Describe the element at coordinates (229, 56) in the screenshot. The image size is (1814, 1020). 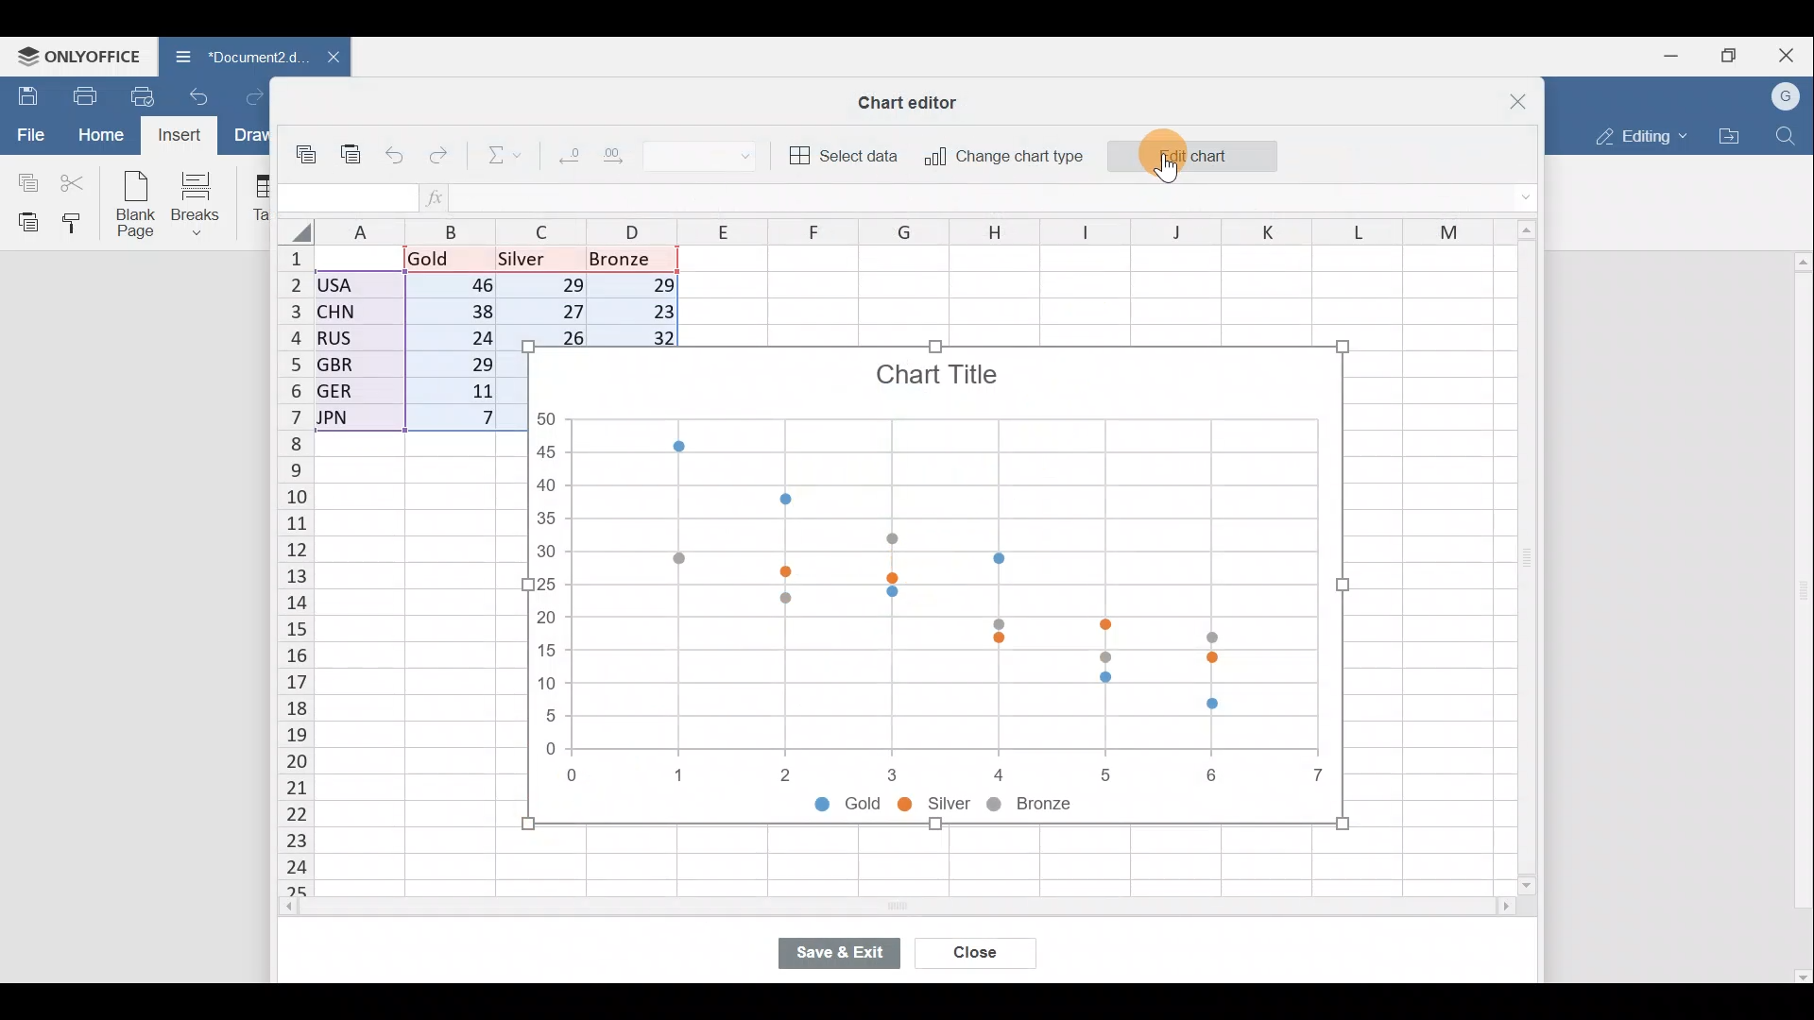
I see `Document2.d` at that location.